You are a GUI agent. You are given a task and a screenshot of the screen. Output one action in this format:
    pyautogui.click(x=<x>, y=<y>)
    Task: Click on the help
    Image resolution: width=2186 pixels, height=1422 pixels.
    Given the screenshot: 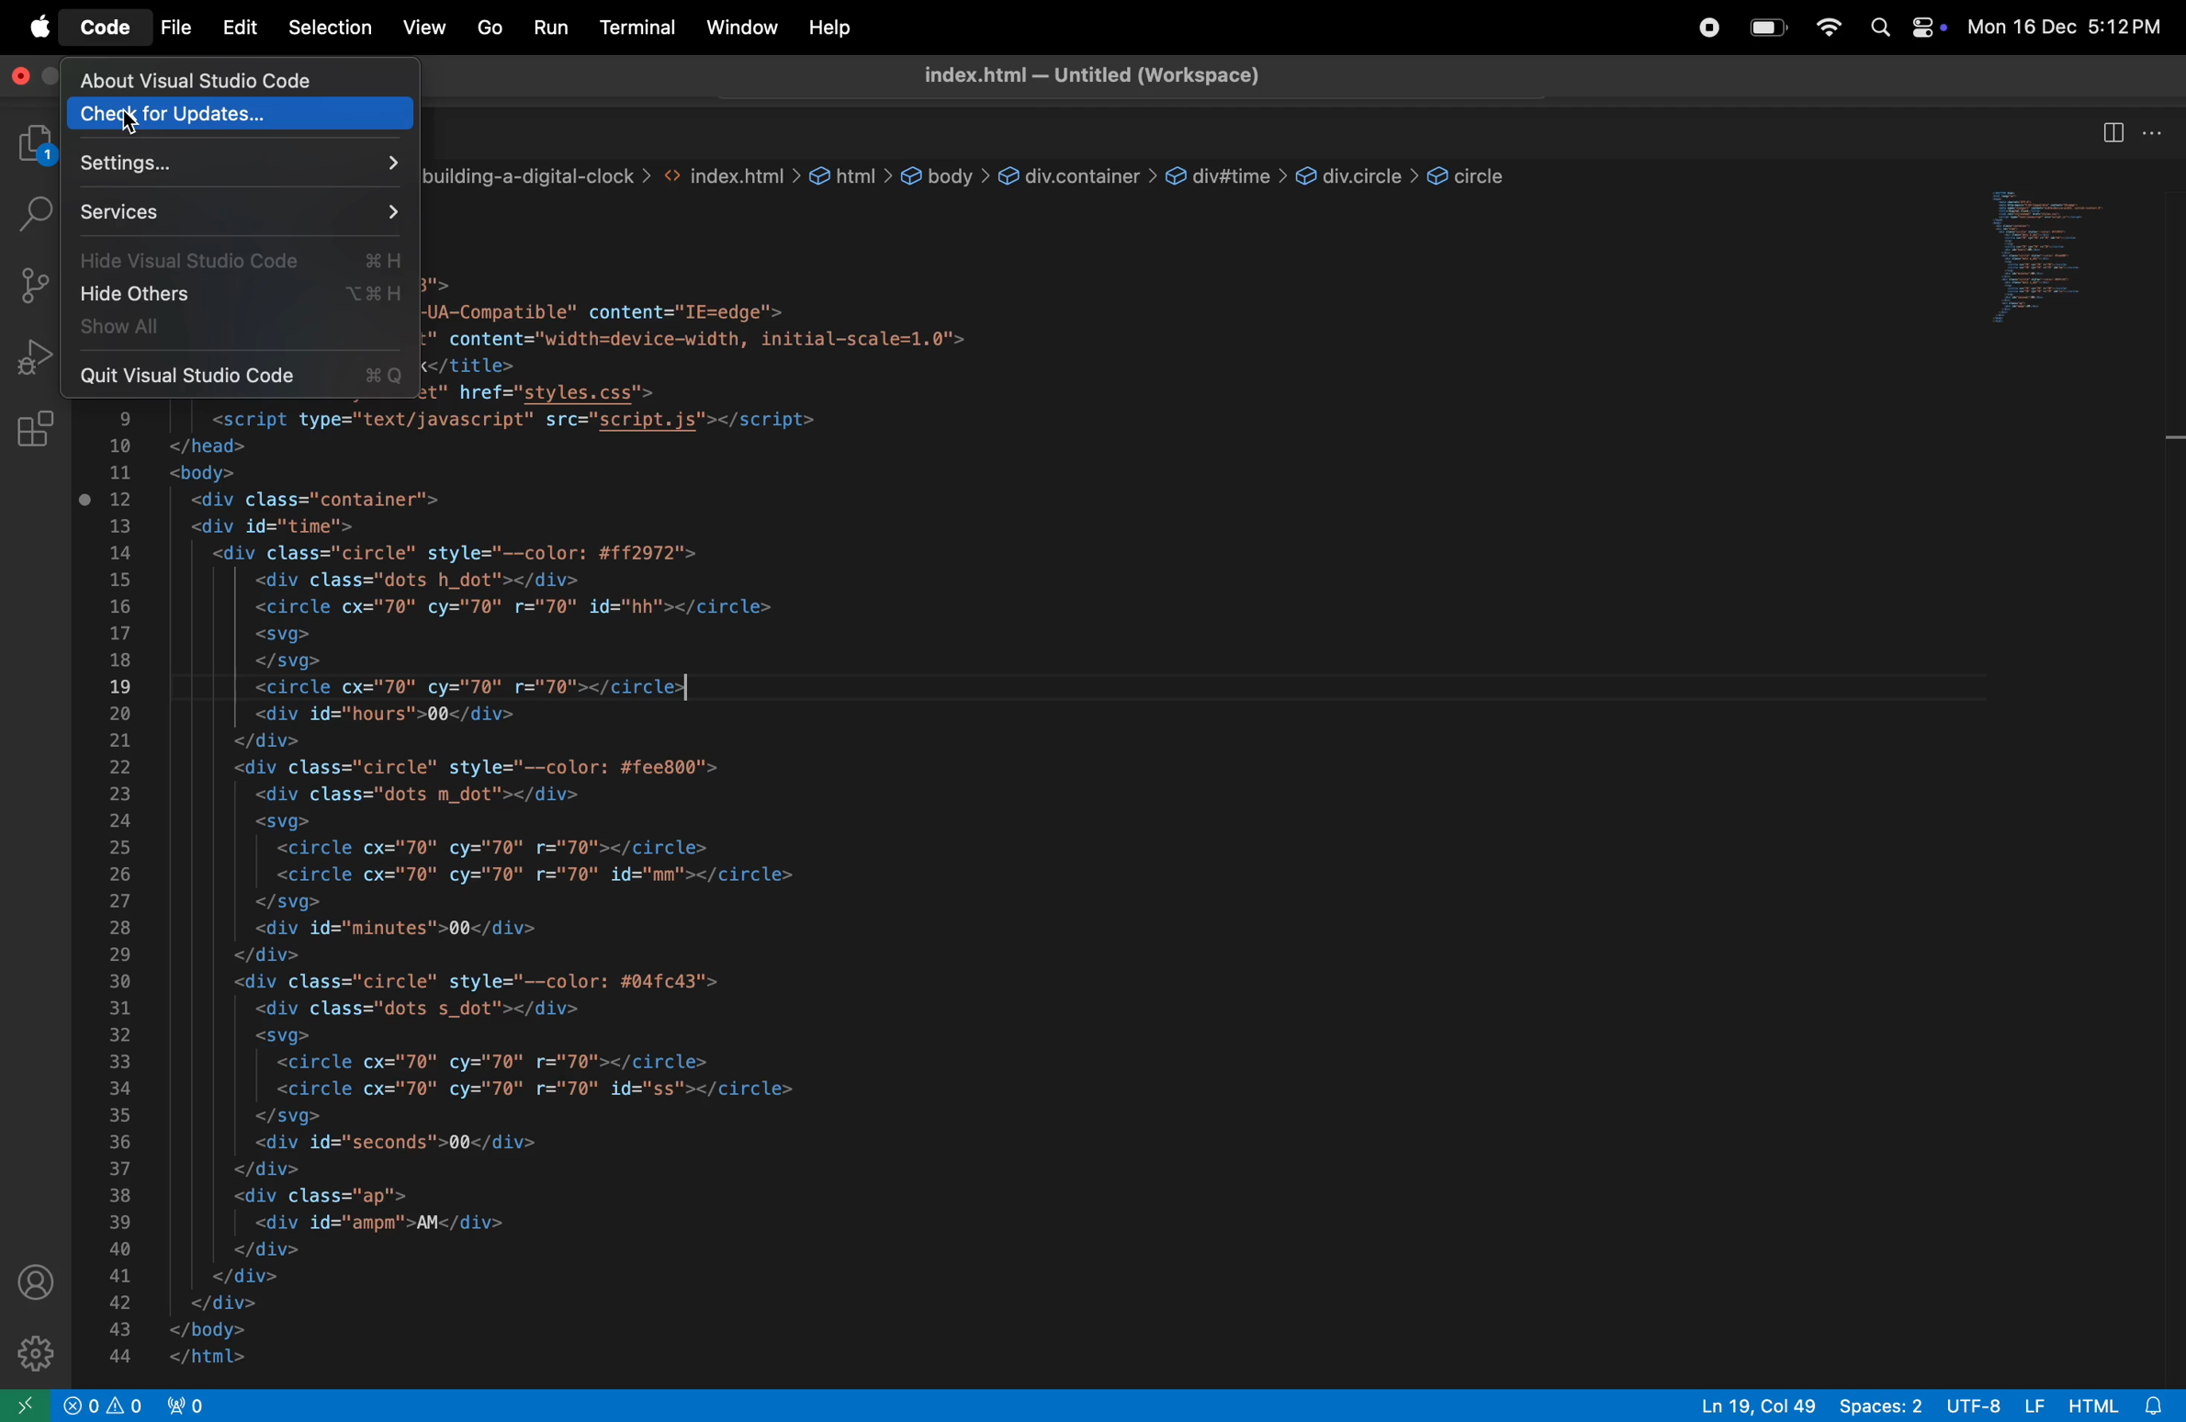 What is the action you would take?
    pyautogui.click(x=829, y=25)
    